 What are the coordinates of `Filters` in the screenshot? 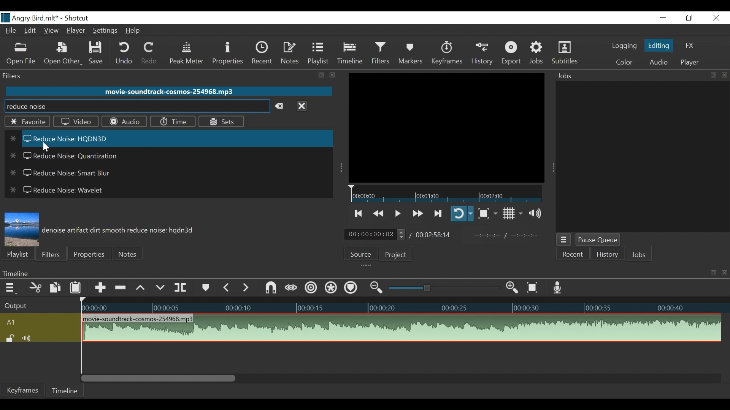 It's located at (381, 53).